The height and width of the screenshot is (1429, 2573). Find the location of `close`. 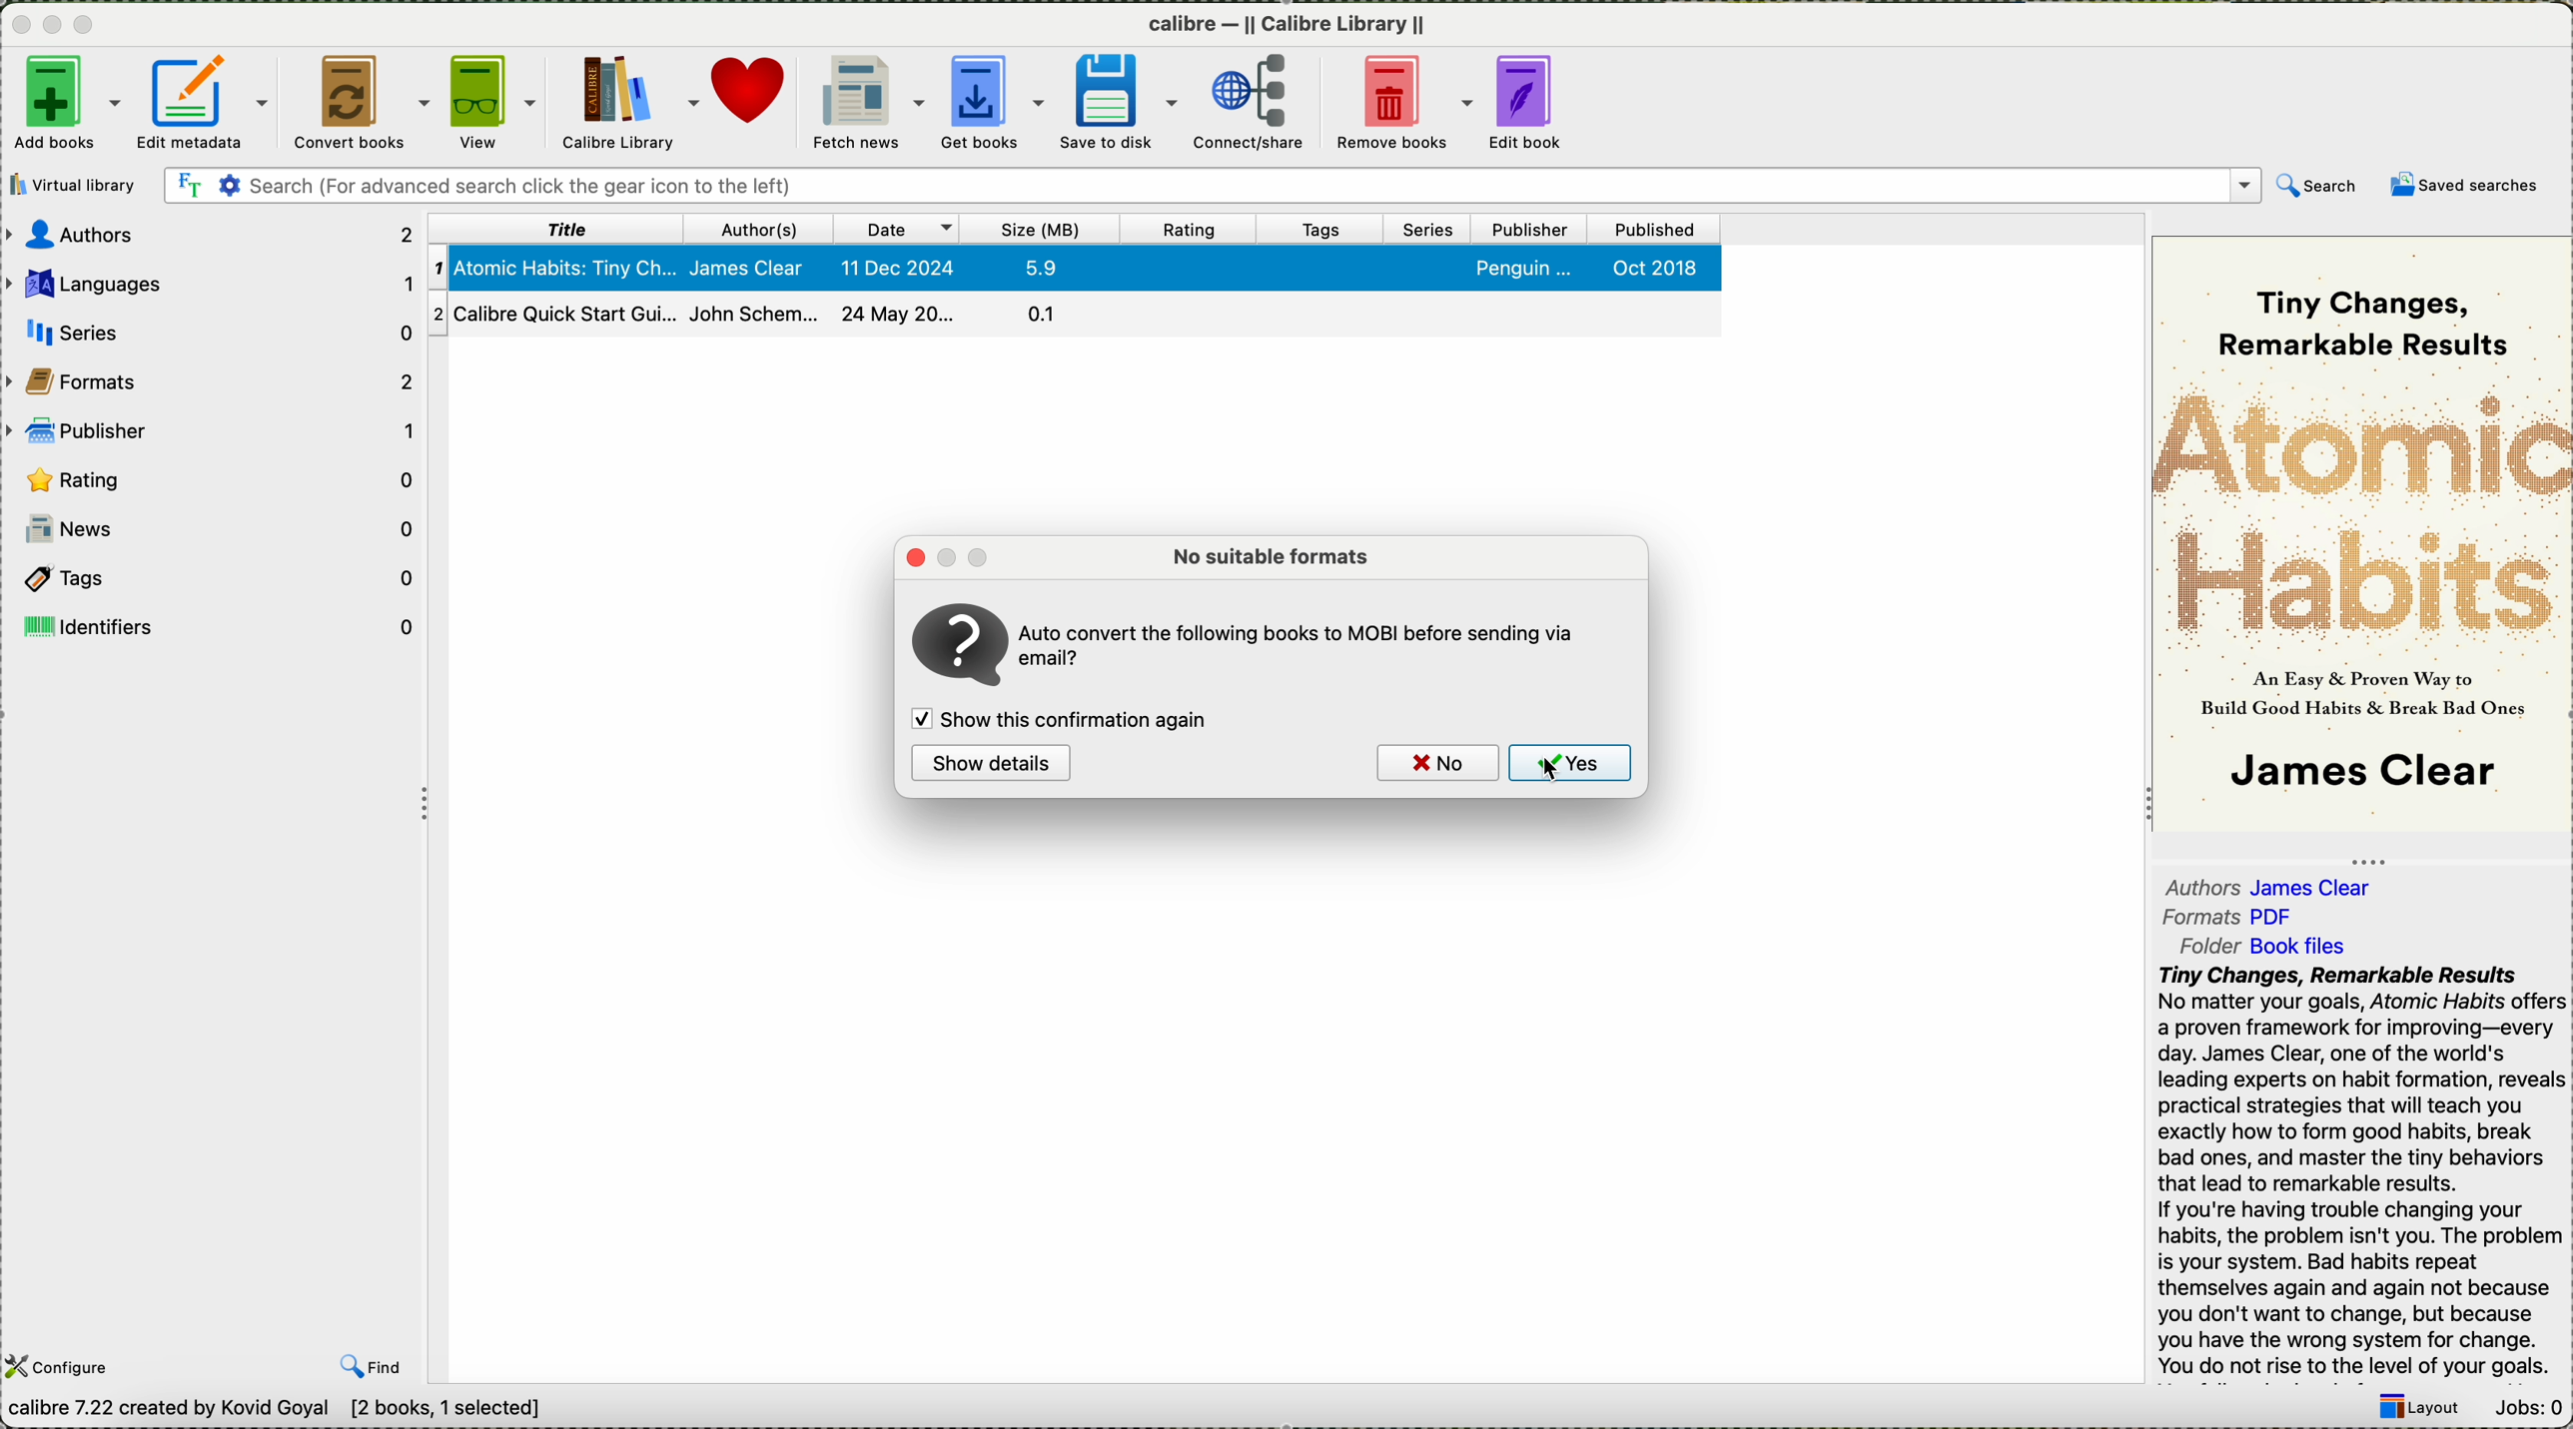

close is located at coordinates (24, 27).